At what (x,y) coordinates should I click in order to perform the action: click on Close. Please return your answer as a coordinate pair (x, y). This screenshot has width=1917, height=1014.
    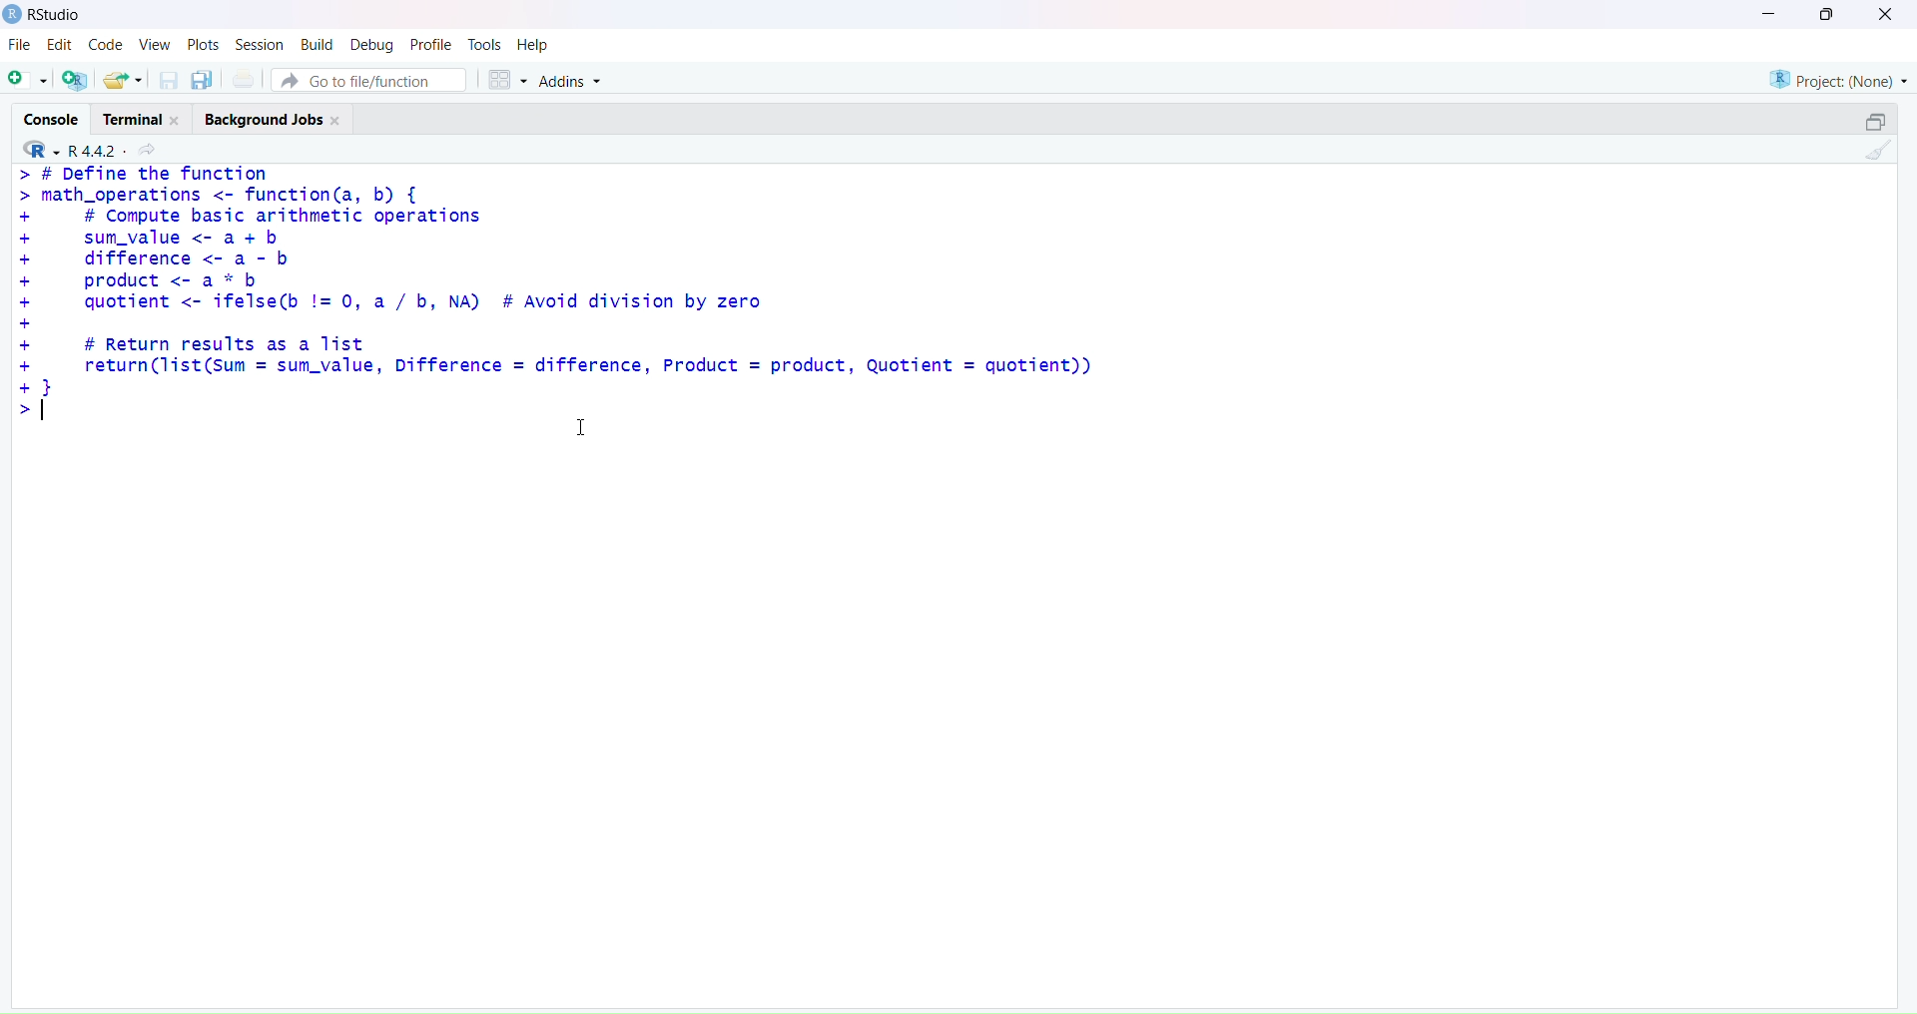
    Looking at the image, I should click on (1882, 15).